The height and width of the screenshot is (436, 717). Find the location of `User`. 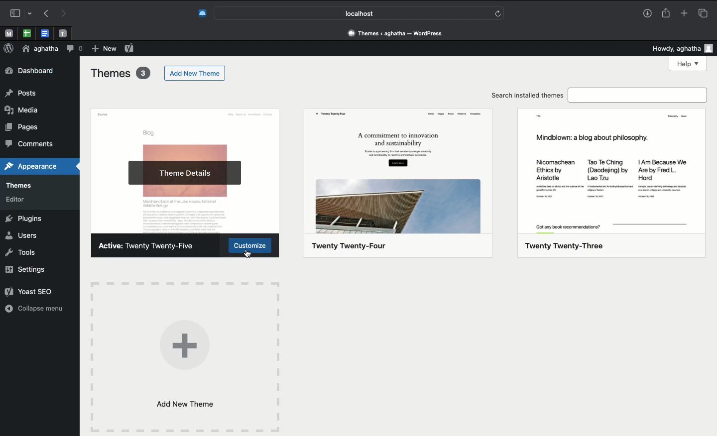

User is located at coordinates (38, 49).